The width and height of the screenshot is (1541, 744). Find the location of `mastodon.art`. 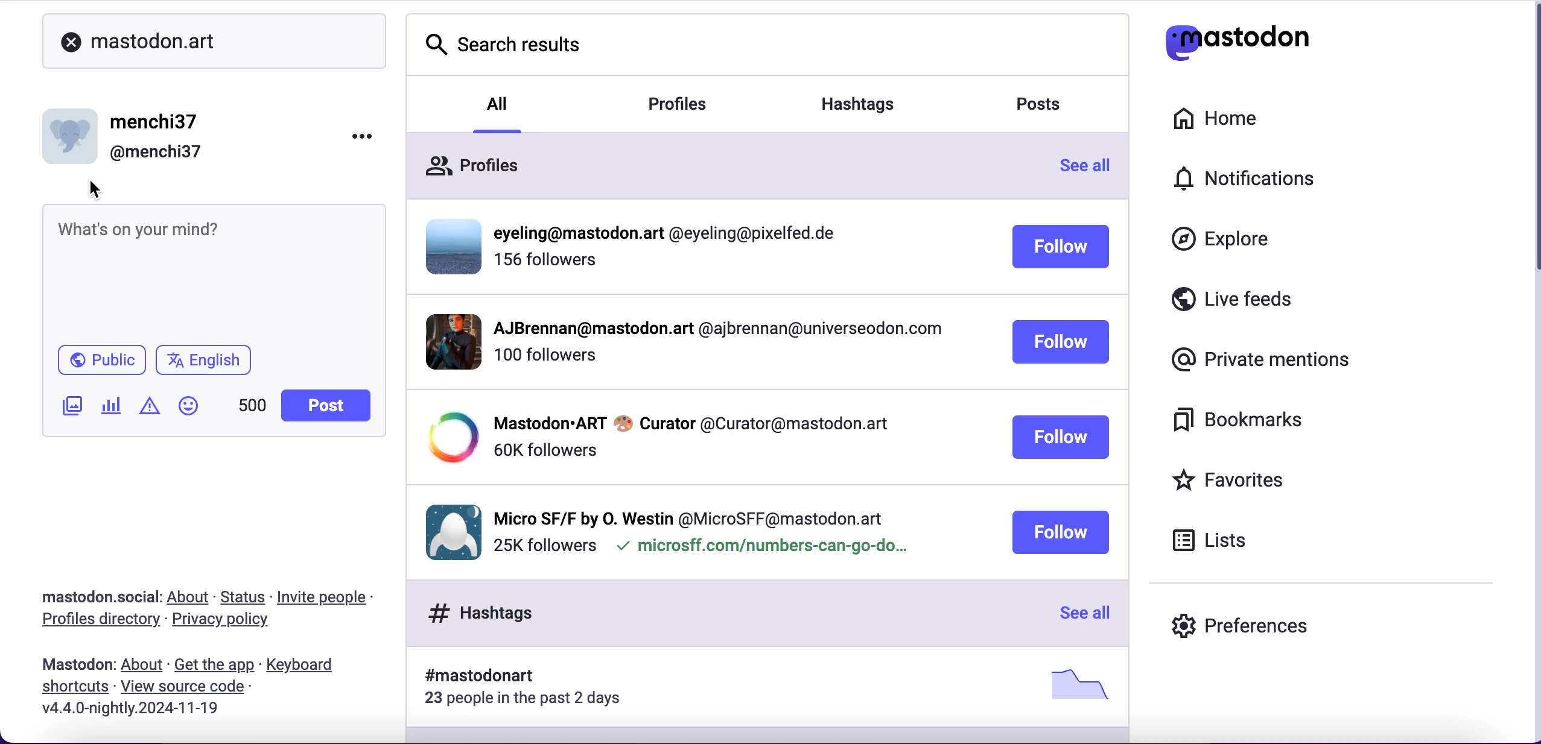

mastodon.art is located at coordinates (144, 42).